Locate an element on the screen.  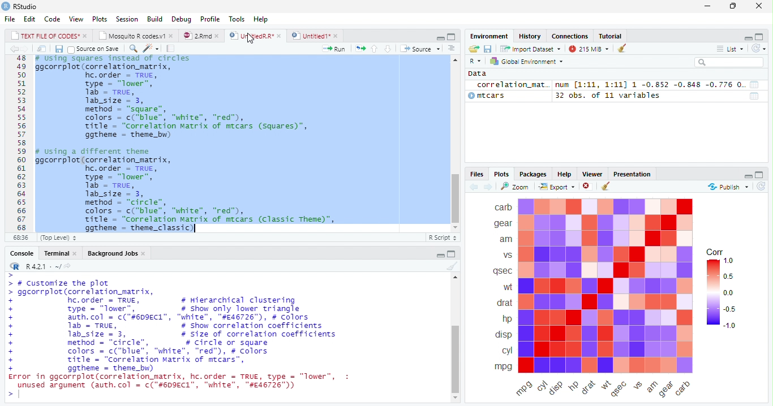
hide r script is located at coordinates (748, 176).